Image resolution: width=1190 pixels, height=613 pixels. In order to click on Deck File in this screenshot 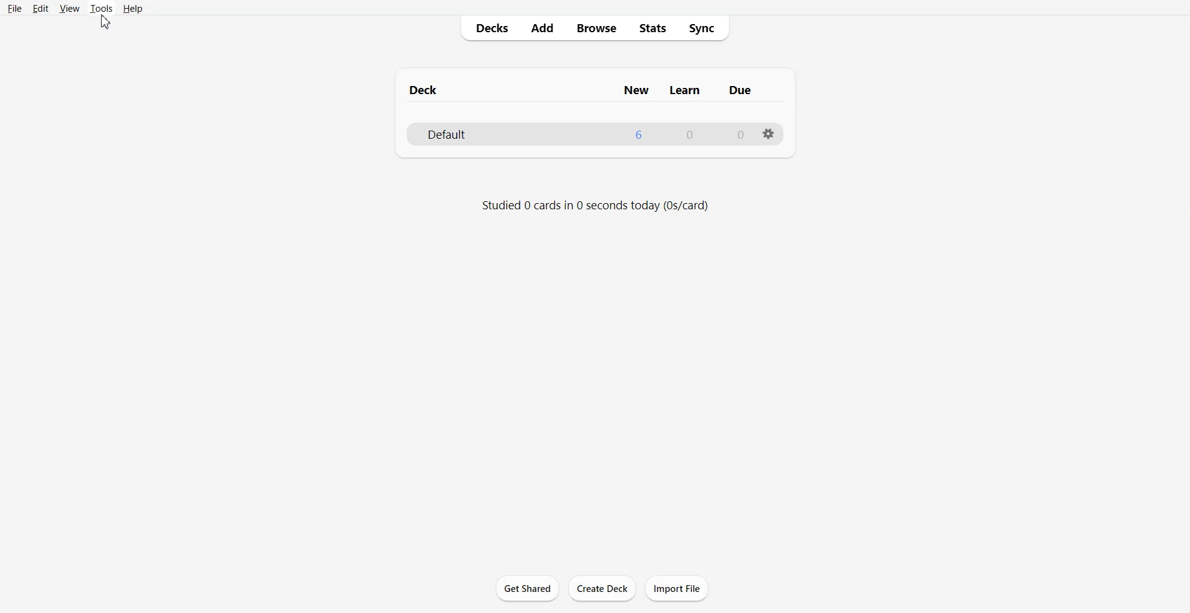, I will do `click(595, 133)`.